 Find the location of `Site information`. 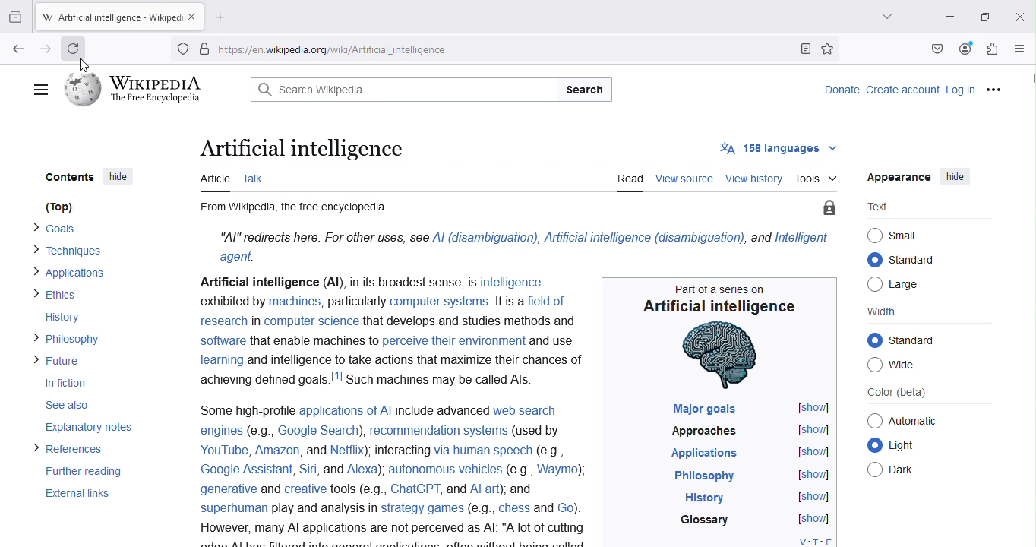

Site information is located at coordinates (202, 49).